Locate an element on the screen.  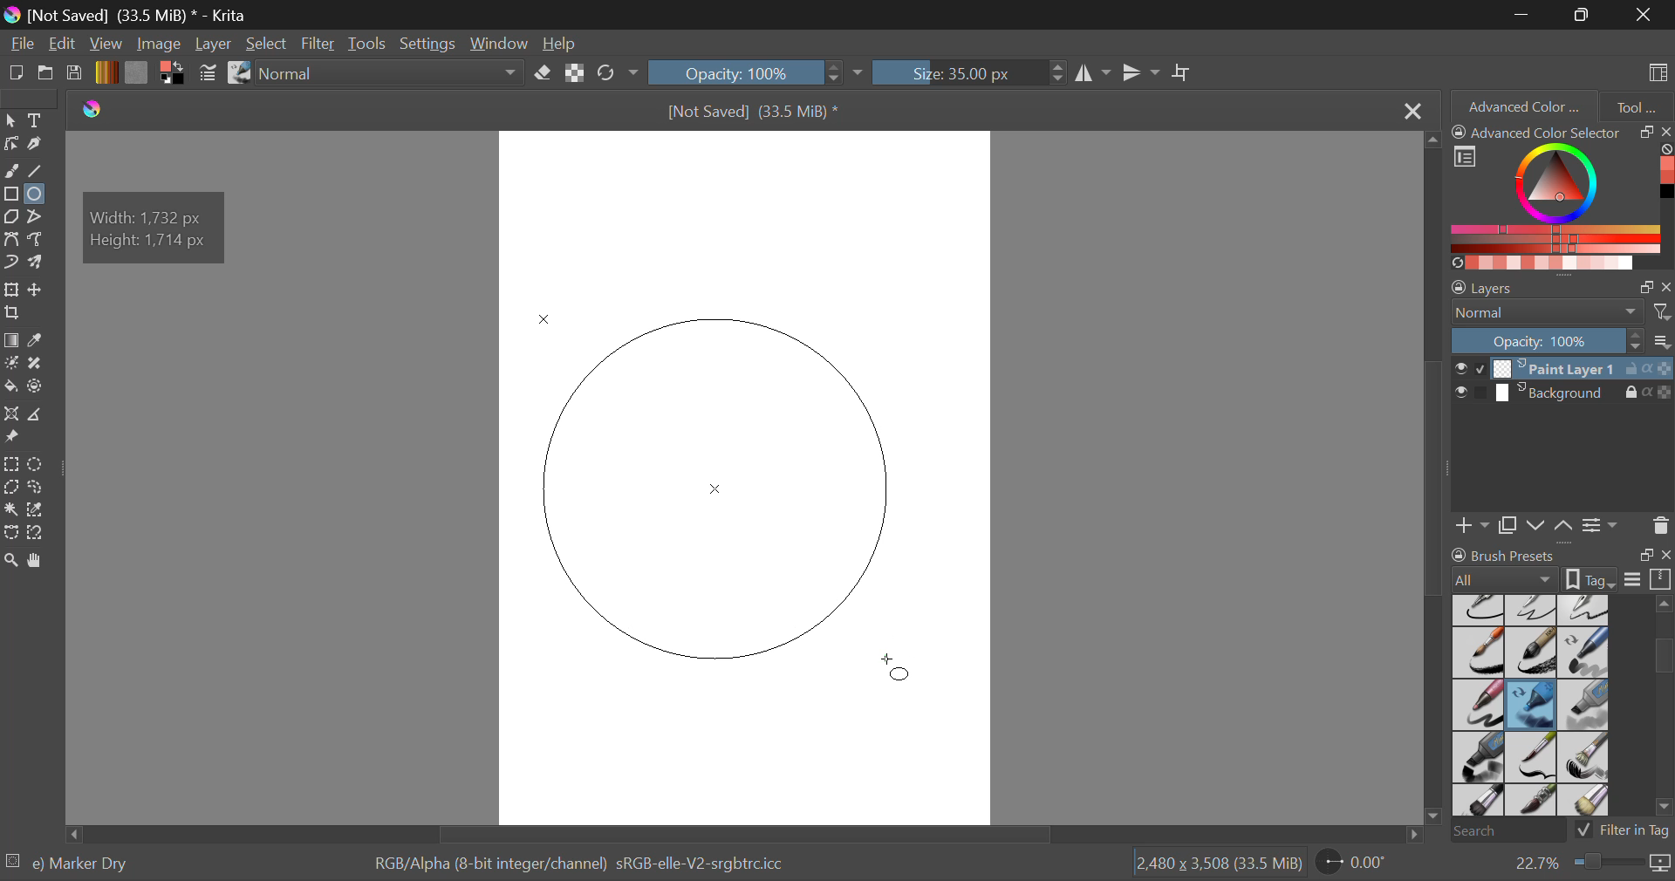
Reference Images is located at coordinates (15, 438).